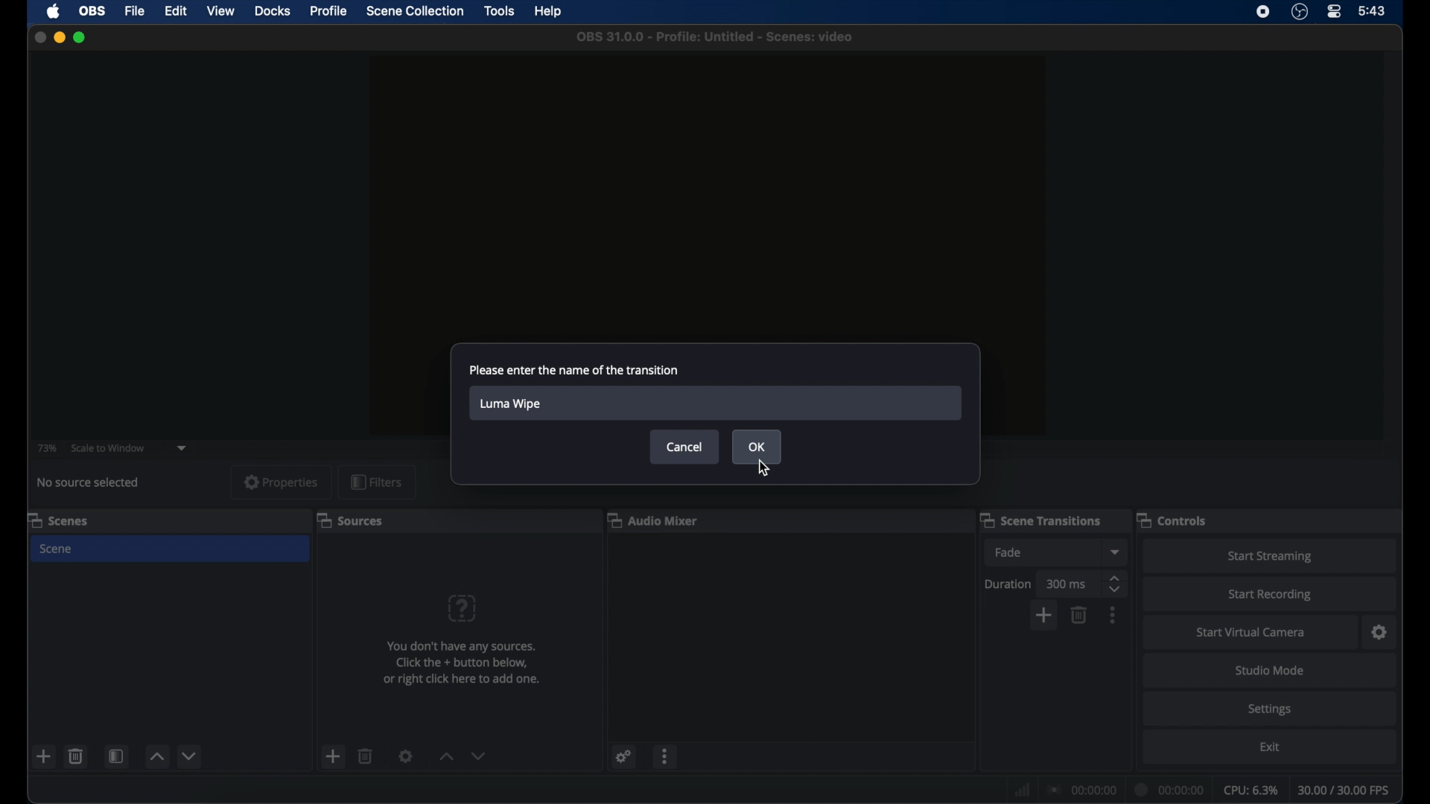 Image resolution: width=1430 pixels, height=804 pixels. I want to click on dropdown, so click(184, 447).